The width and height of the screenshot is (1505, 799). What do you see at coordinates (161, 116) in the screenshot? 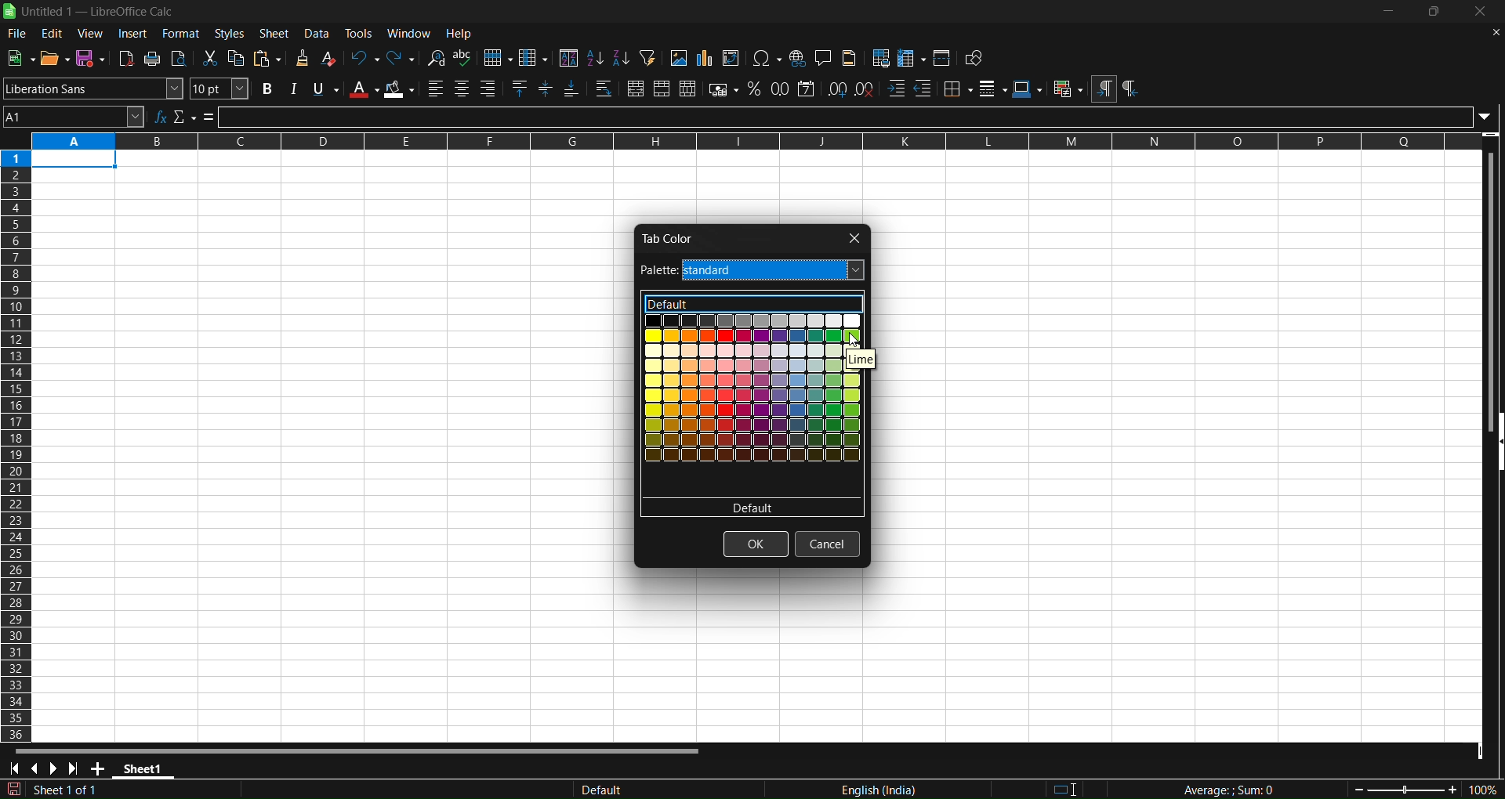
I see `function wizard` at bounding box center [161, 116].